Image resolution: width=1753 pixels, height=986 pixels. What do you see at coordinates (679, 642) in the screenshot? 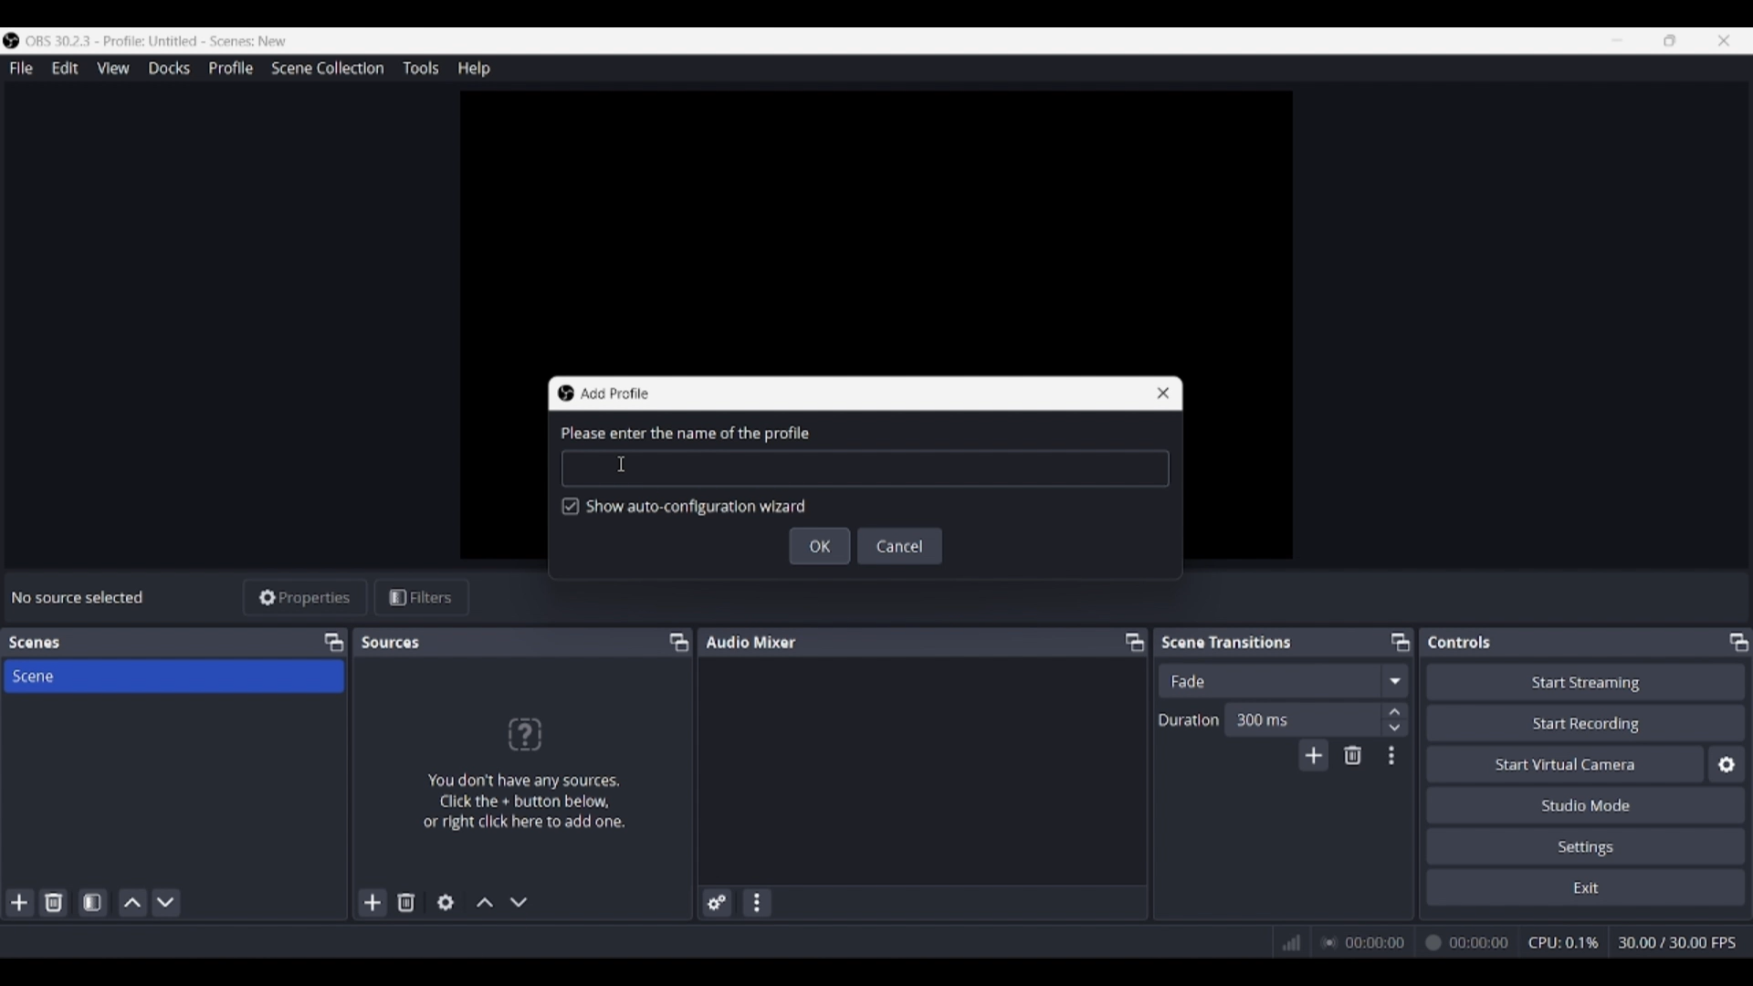
I see `Float Sources` at bounding box center [679, 642].